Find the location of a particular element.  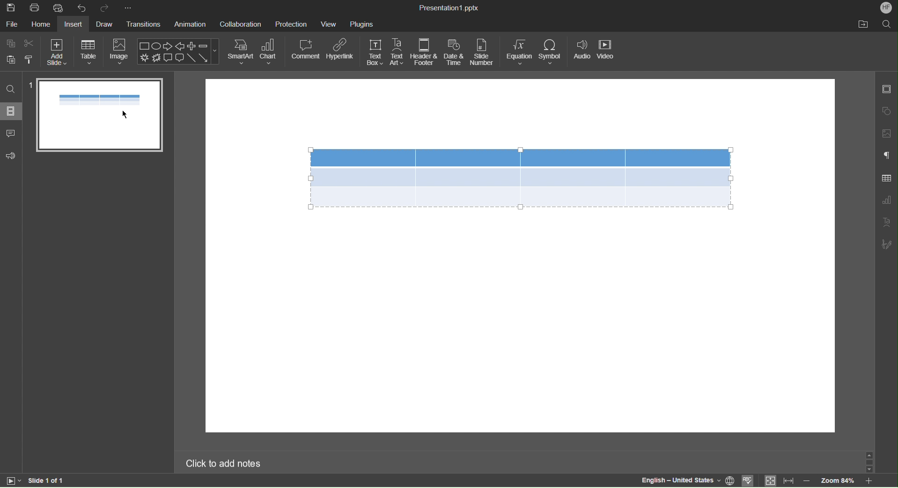

Presentation1 is located at coordinates (447, 7).